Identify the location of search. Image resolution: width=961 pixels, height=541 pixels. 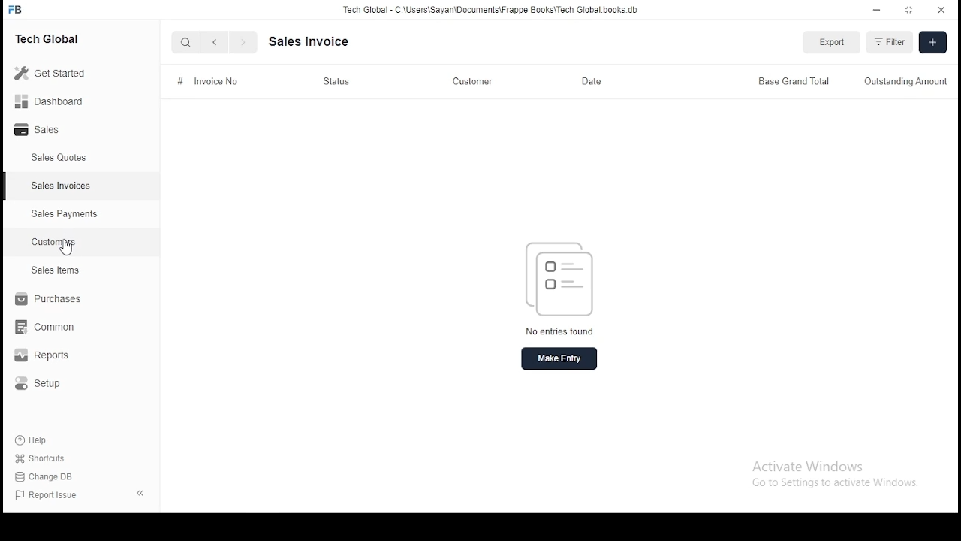
(186, 41).